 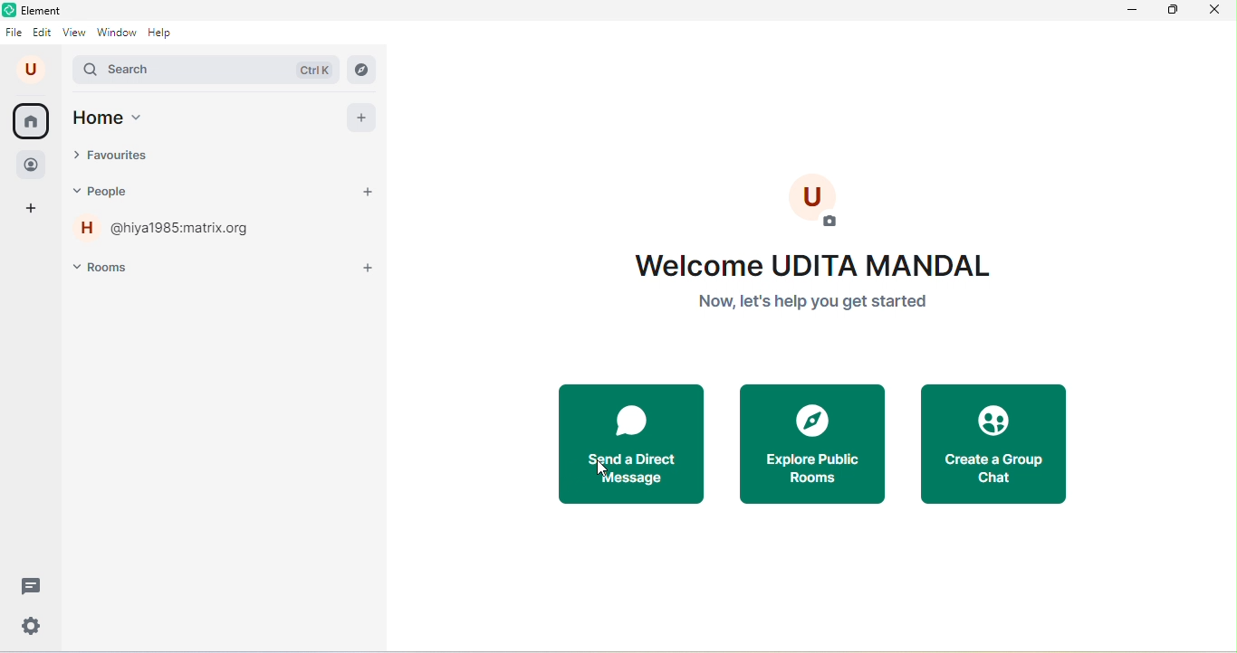 What do you see at coordinates (177, 232) in the screenshot?
I see `hiya1985 matrix .org` at bounding box center [177, 232].